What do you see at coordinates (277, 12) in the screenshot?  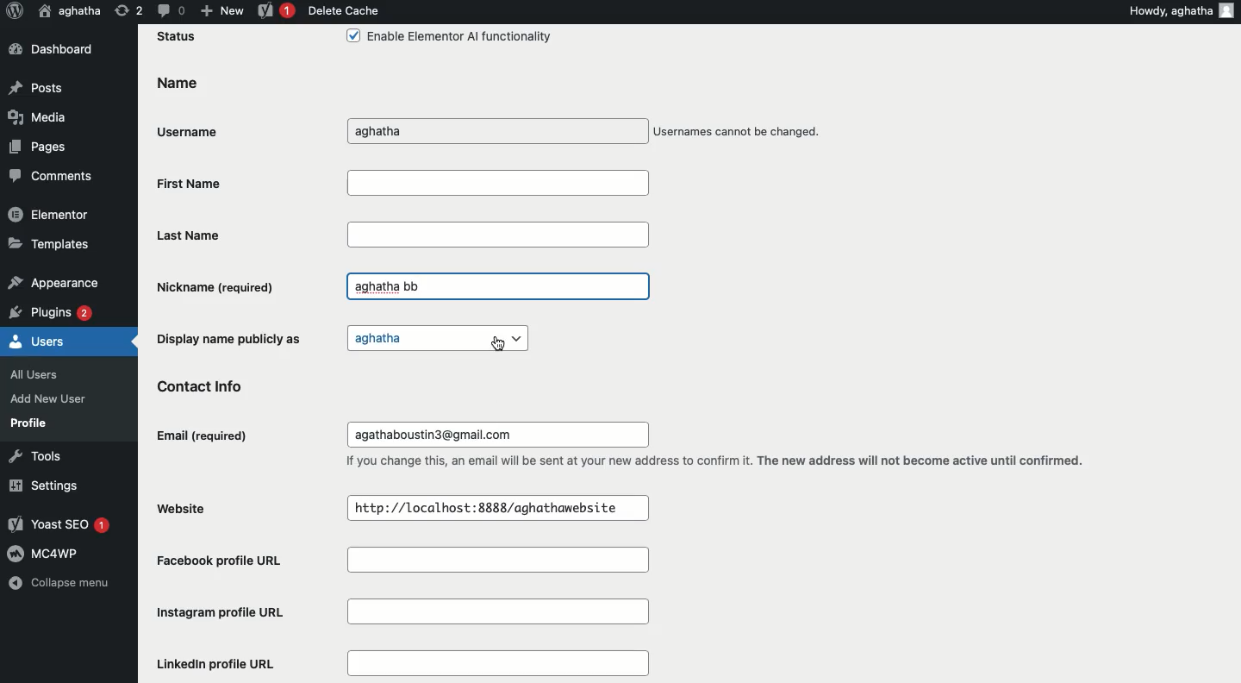 I see `Yoast` at bounding box center [277, 12].